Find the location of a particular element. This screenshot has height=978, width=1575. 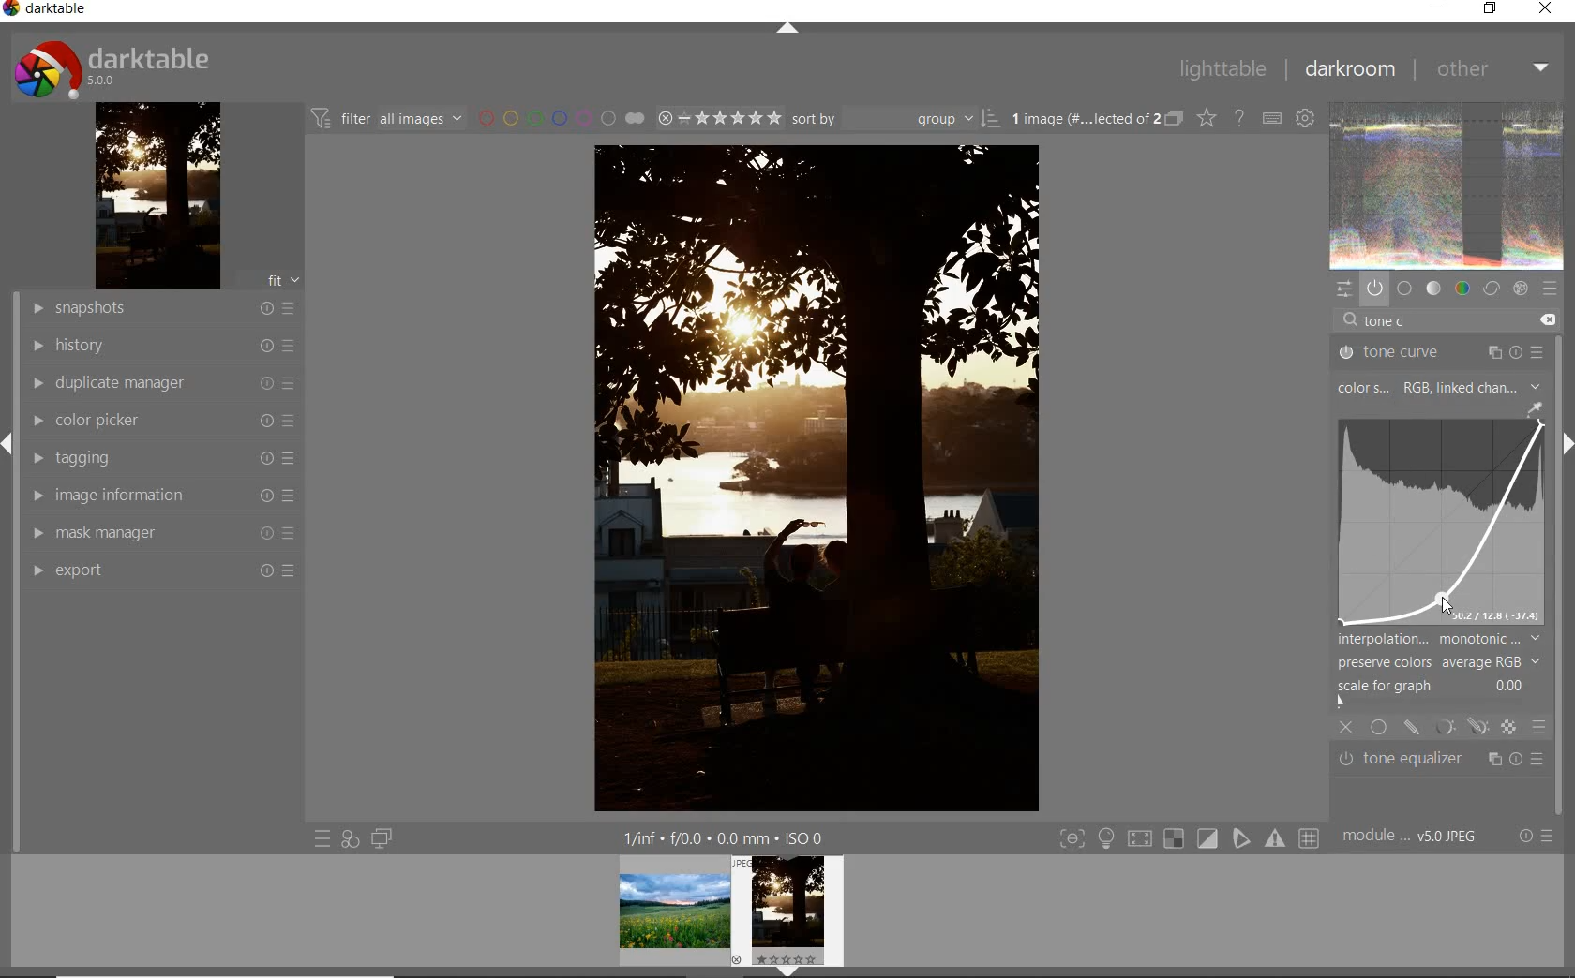

close is located at coordinates (1348, 730).